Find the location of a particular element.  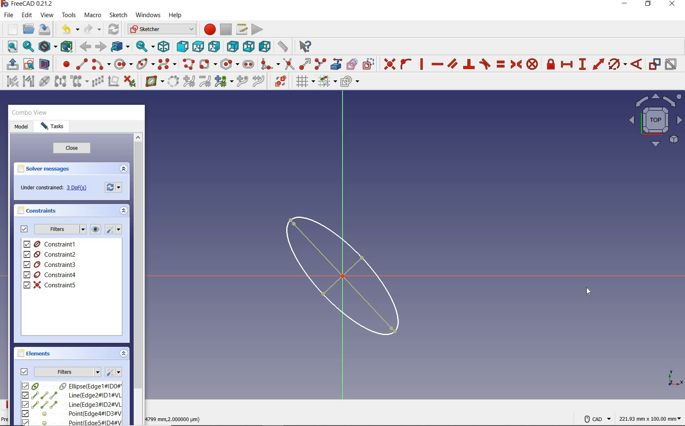

constrain block is located at coordinates (532, 64).